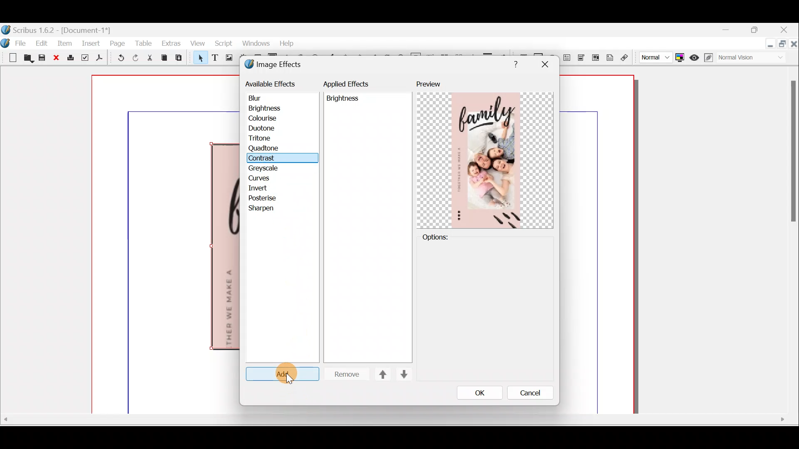 The height and width of the screenshot is (449, 799). Describe the element at coordinates (166, 245) in the screenshot. I see `Canvas` at that location.